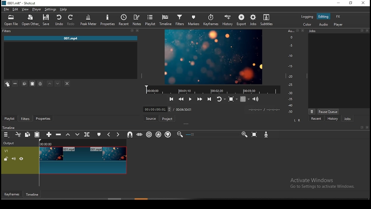 Image resolution: width=371 pixels, height=209 pixels. I want to click on keyframes, so click(12, 194).